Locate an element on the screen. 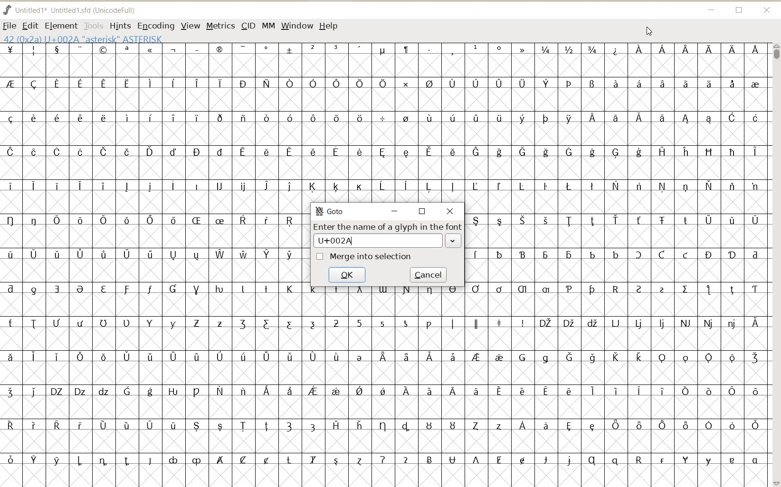  CLOSE is located at coordinates (766, 10).